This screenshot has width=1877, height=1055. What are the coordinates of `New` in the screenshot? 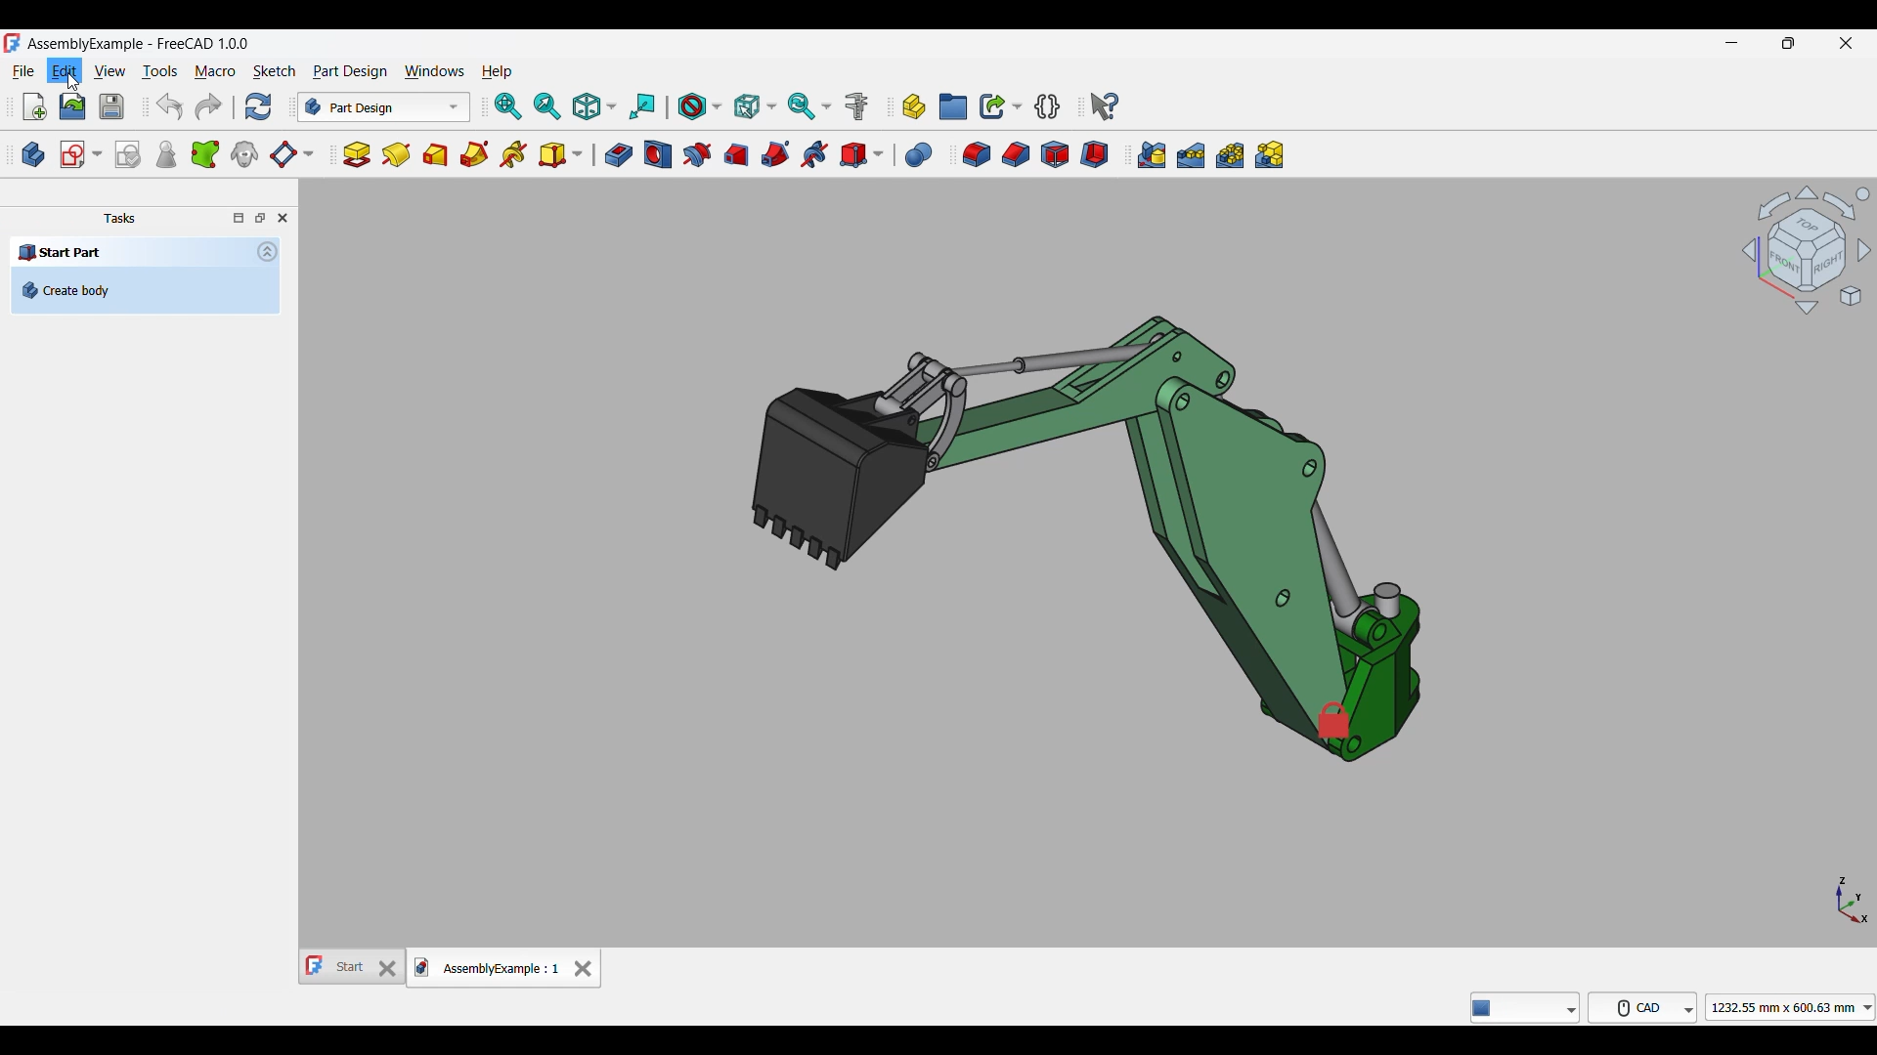 It's located at (35, 106).